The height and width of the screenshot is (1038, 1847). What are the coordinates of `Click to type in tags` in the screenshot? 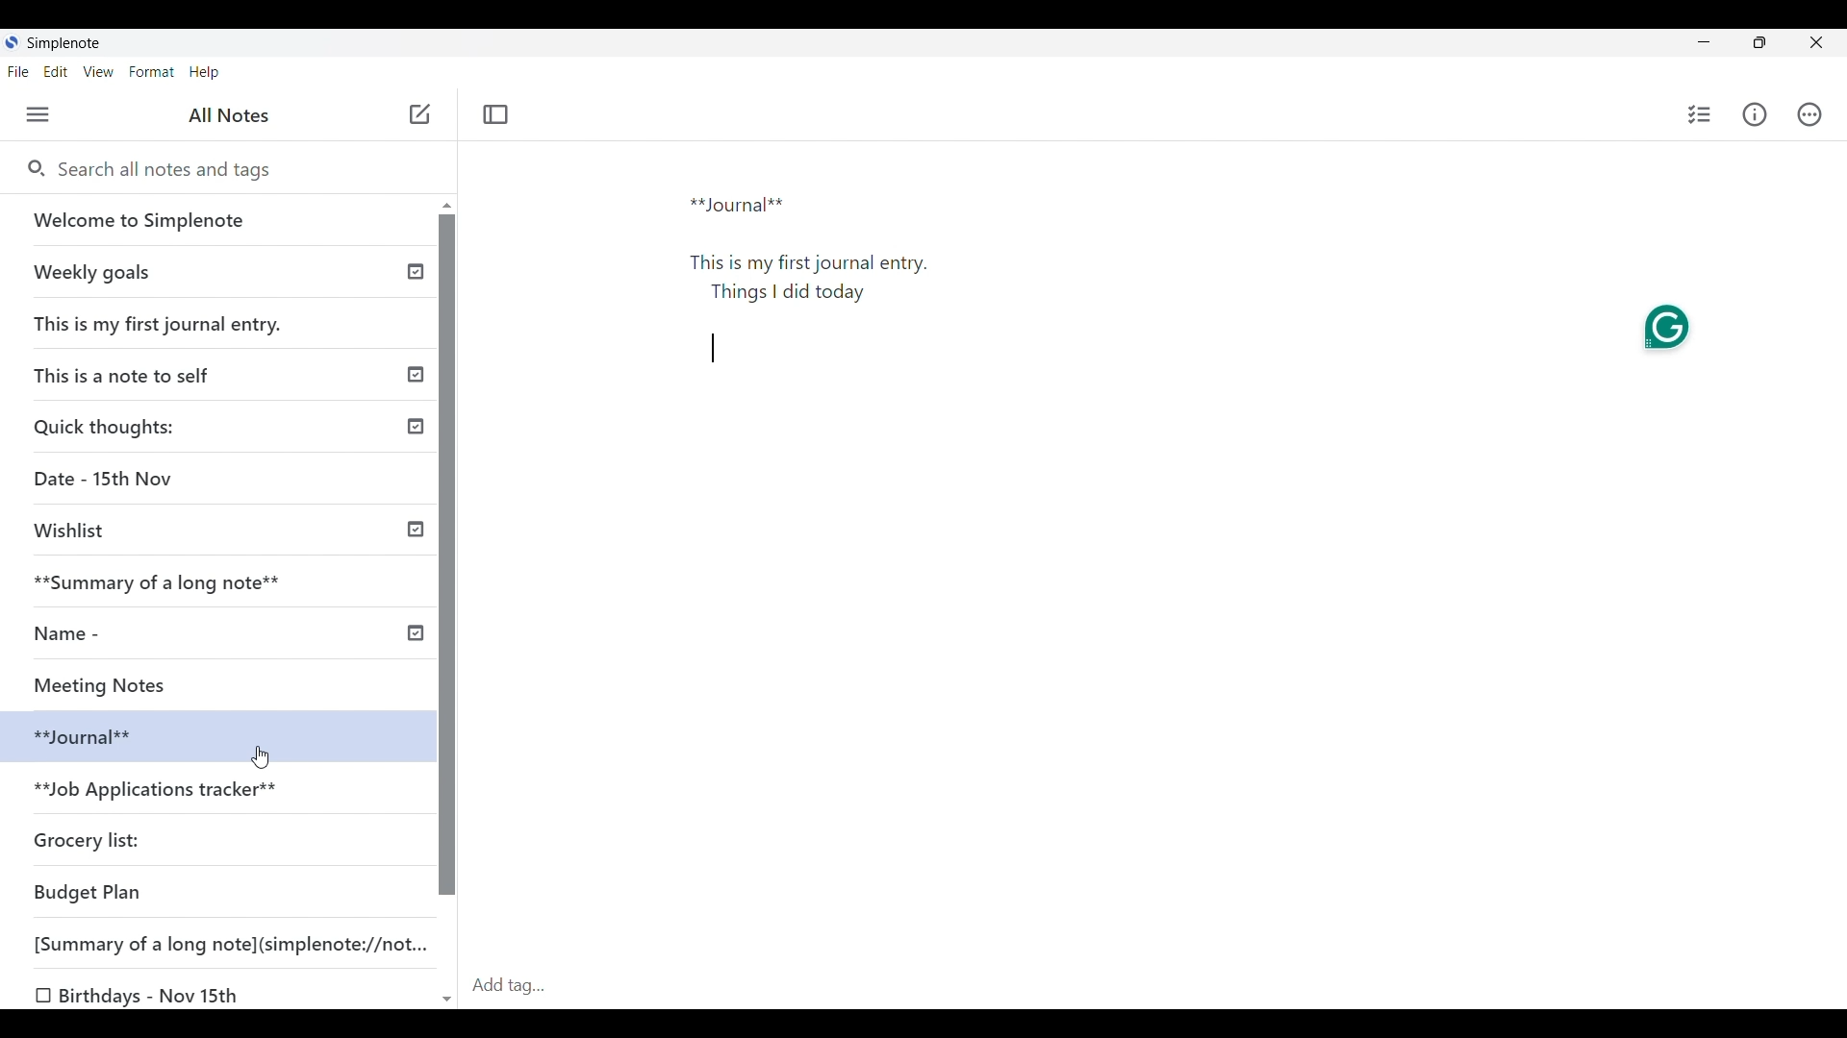 It's located at (1155, 987).